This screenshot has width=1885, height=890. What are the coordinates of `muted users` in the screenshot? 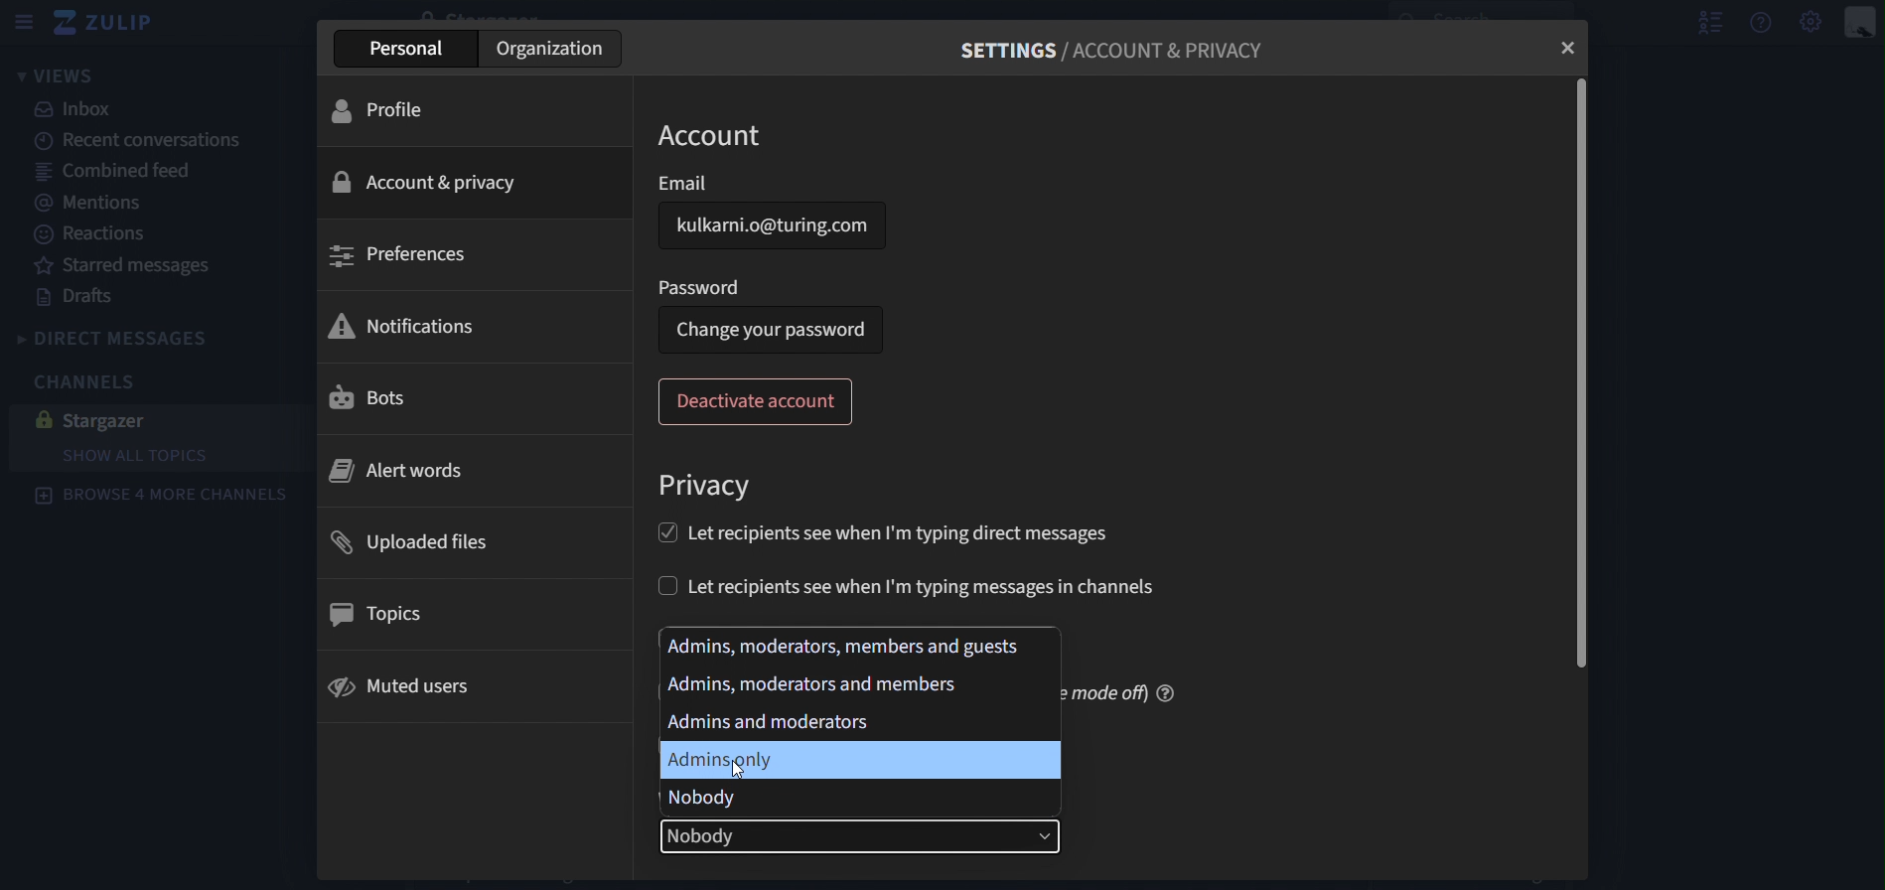 It's located at (407, 687).